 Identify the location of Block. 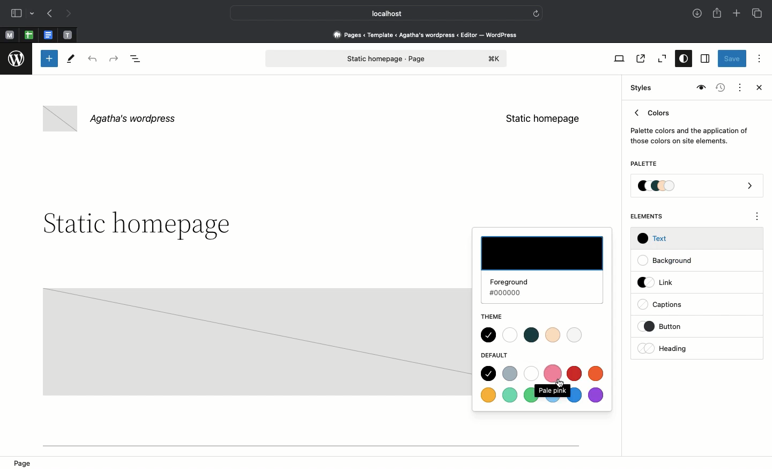
(256, 342).